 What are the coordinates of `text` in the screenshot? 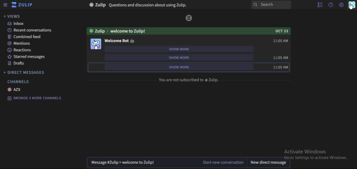 It's located at (189, 79).